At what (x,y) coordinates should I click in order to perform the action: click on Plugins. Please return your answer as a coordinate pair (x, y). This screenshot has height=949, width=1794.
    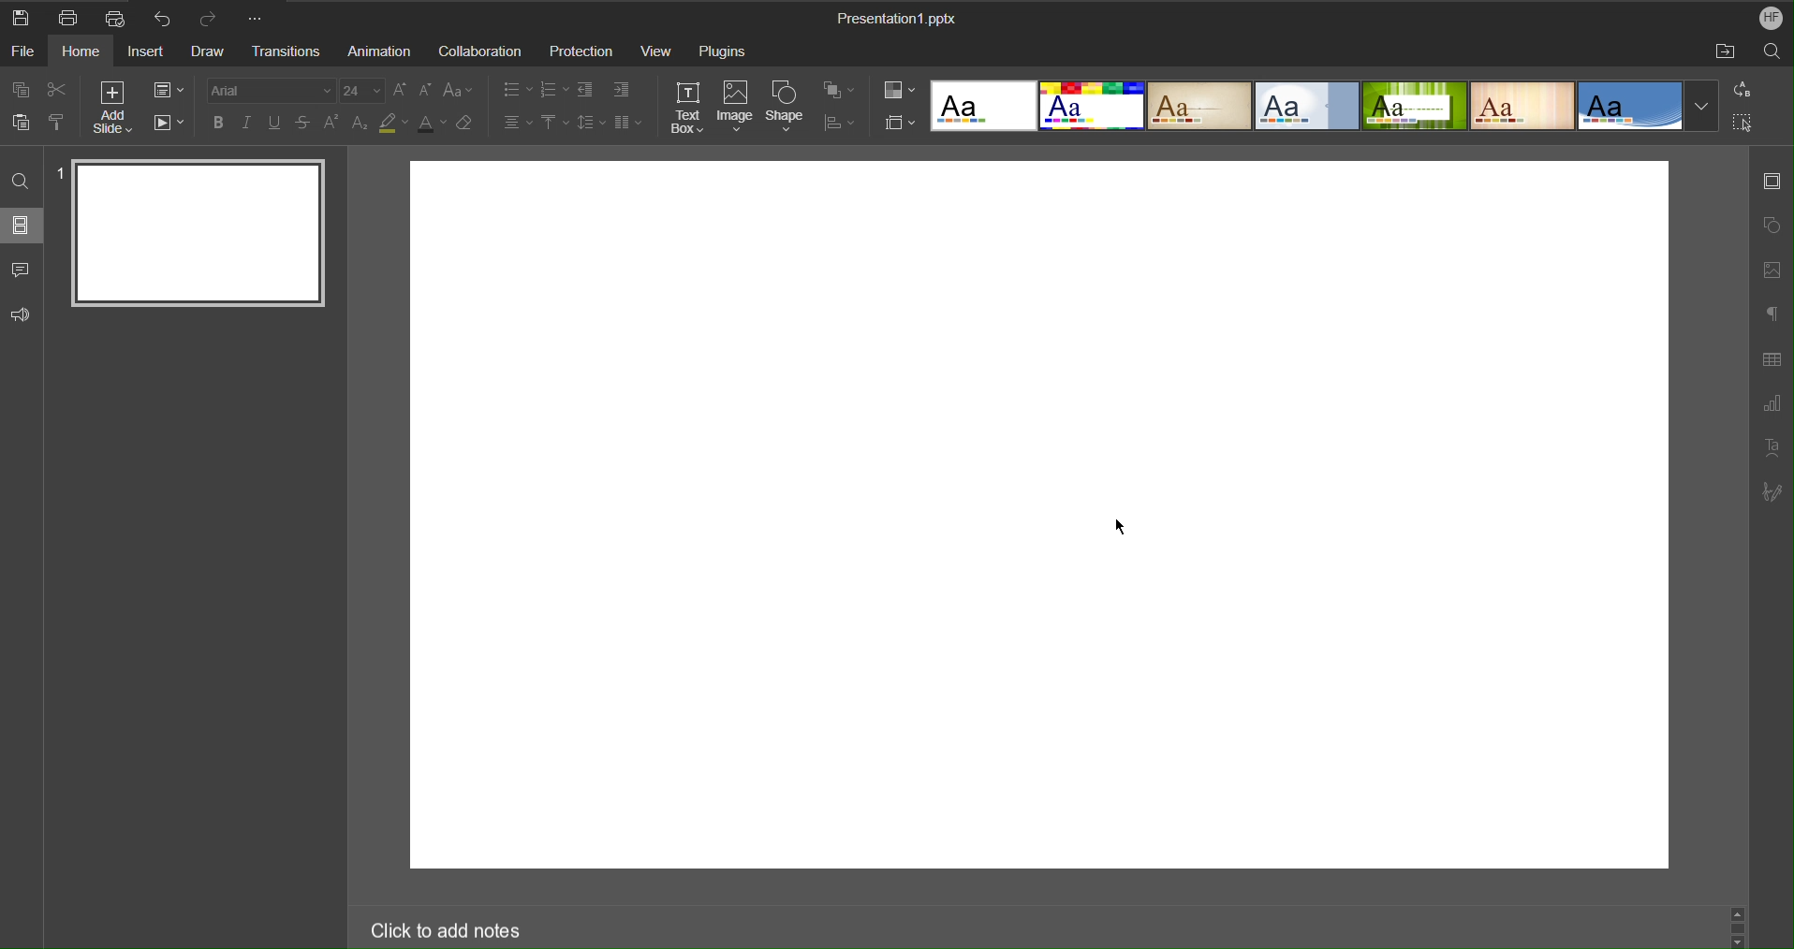
    Looking at the image, I should click on (722, 49).